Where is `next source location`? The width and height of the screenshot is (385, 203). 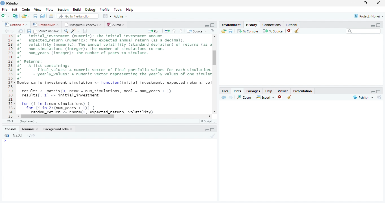 next source location is located at coordinates (12, 31).